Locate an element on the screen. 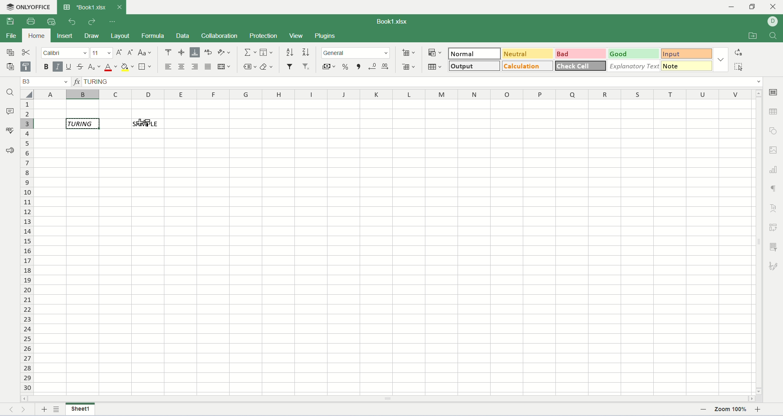 This screenshot has height=416, width=783. subscript is located at coordinates (95, 67).